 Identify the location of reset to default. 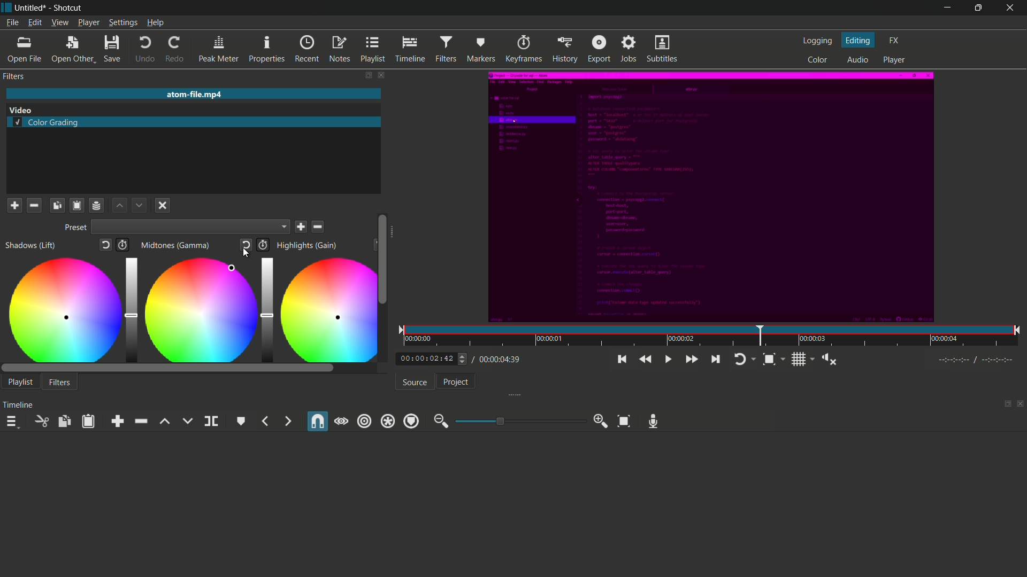
(106, 246).